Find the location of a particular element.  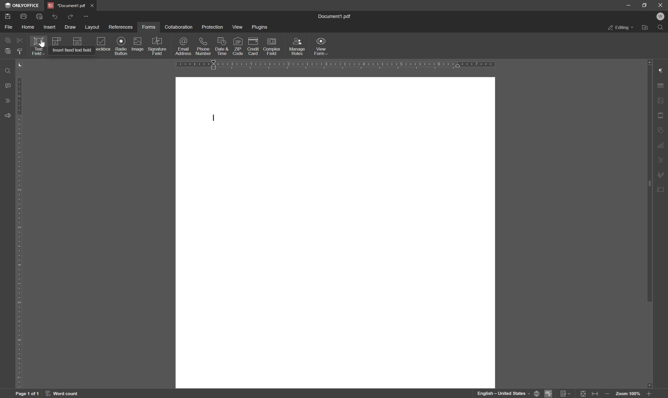

ruler is located at coordinates (335, 65).